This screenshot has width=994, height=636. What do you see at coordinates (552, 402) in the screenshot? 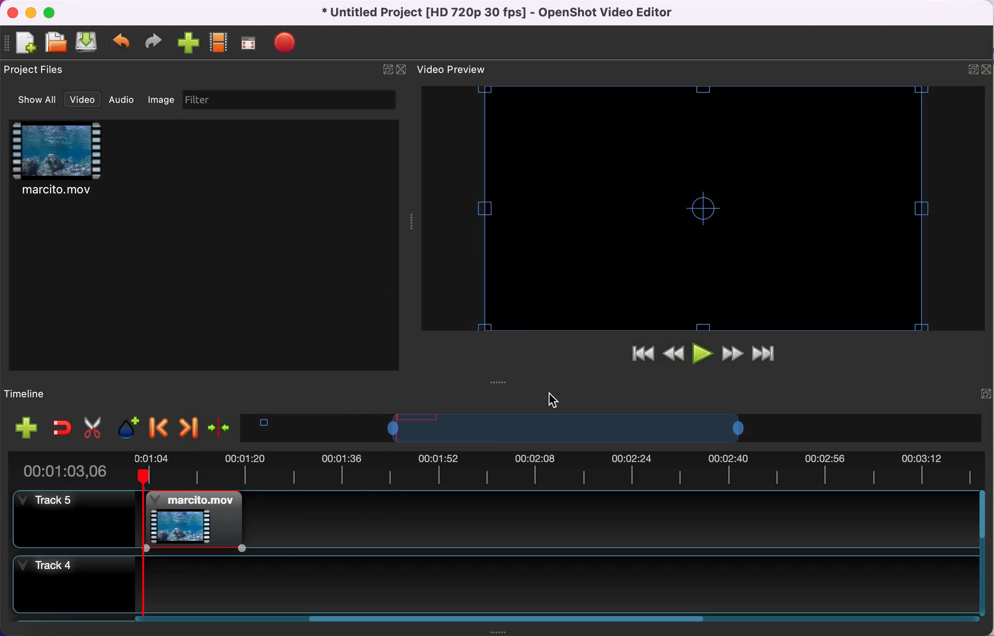
I see `Cursor` at bounding box center [552, 402].